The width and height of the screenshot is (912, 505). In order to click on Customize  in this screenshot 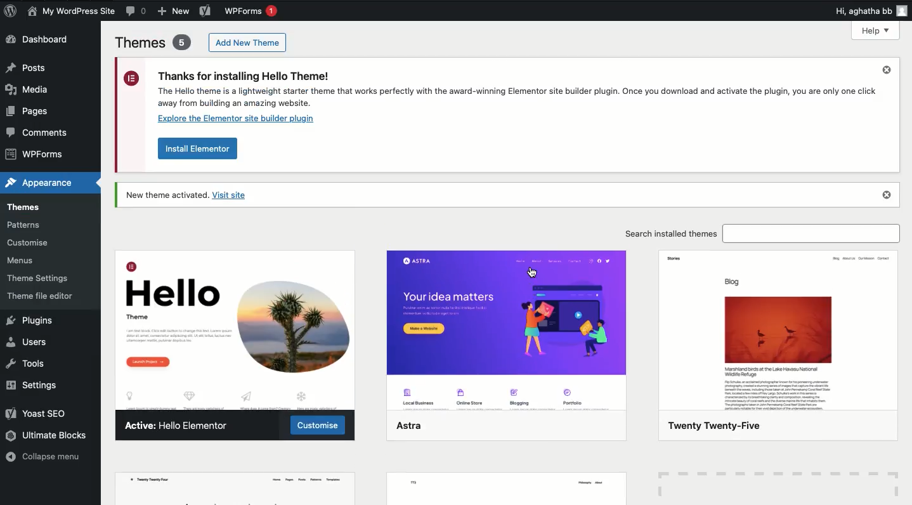, I will do `click(320, 424)`.